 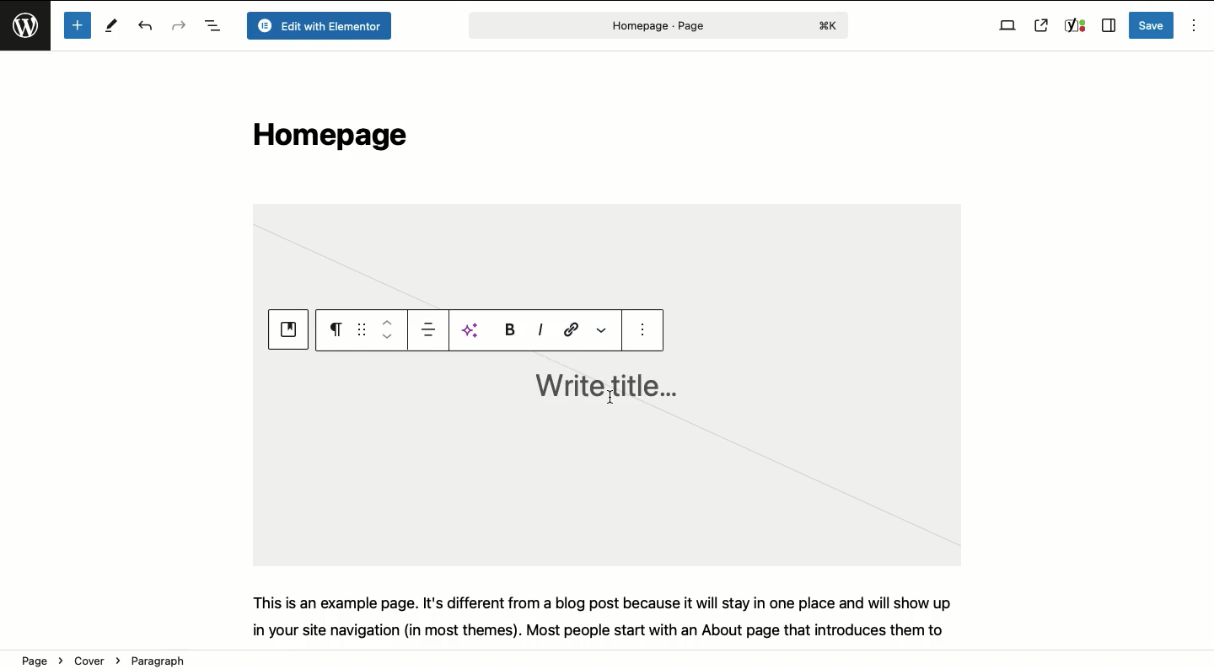 What do you see at coordinates (604, 329) in the screenshot?
I see `More` at bounding box center [604, 329].